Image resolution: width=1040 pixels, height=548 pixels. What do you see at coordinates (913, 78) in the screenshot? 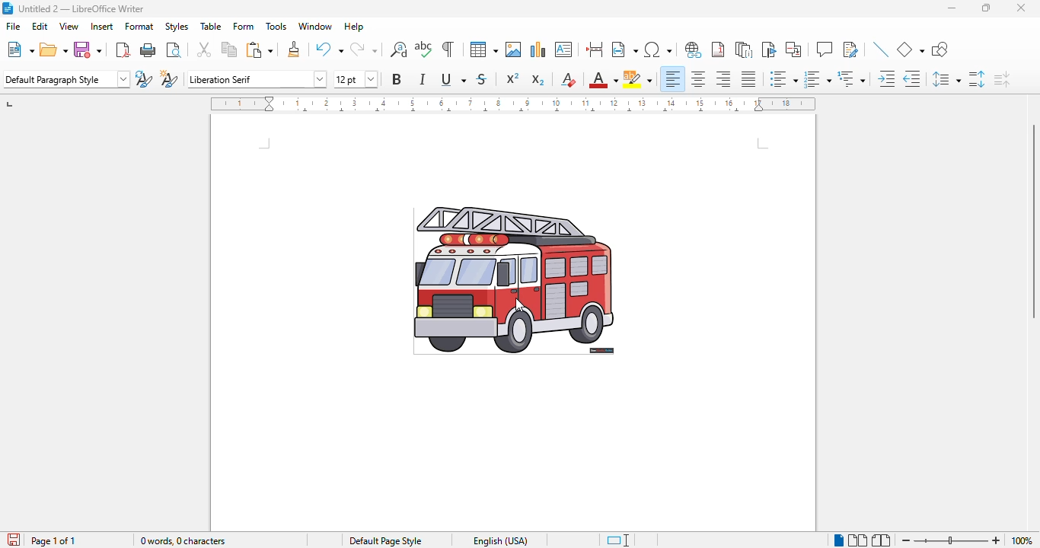
I see `decrease indent` at bounding box center [913, 78].